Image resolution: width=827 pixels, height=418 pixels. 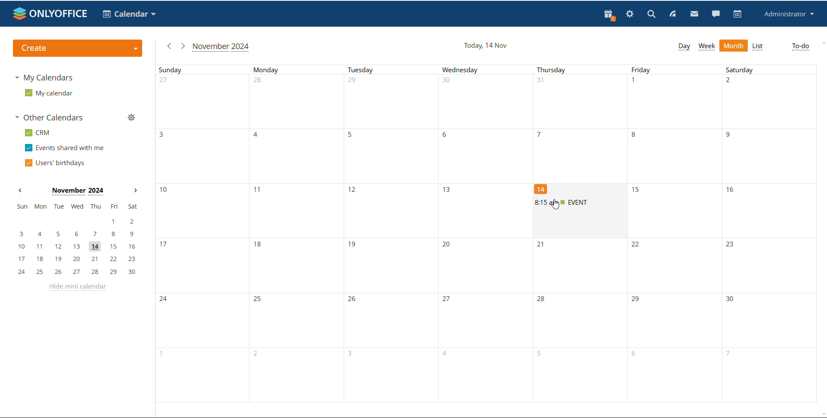 What do you see at coordinates (128, 14) in the screenshot?
I see `select application` at bounding box center [128, 14].